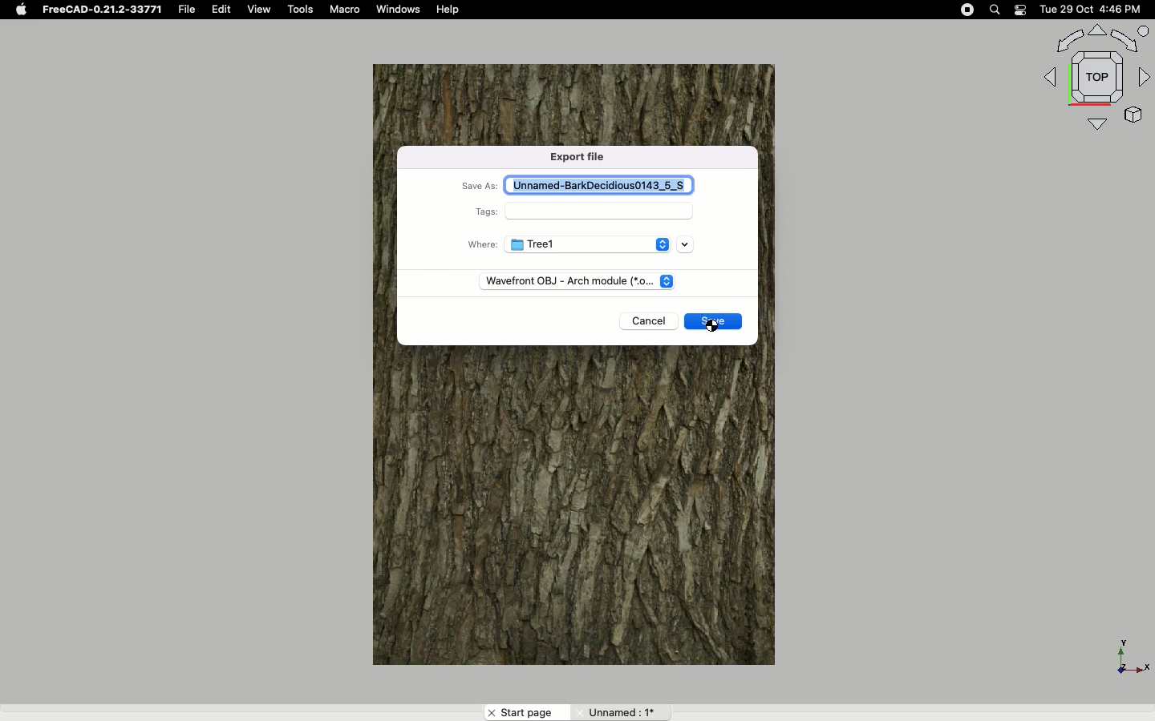  I want to click on Windows, so click(403, 10).